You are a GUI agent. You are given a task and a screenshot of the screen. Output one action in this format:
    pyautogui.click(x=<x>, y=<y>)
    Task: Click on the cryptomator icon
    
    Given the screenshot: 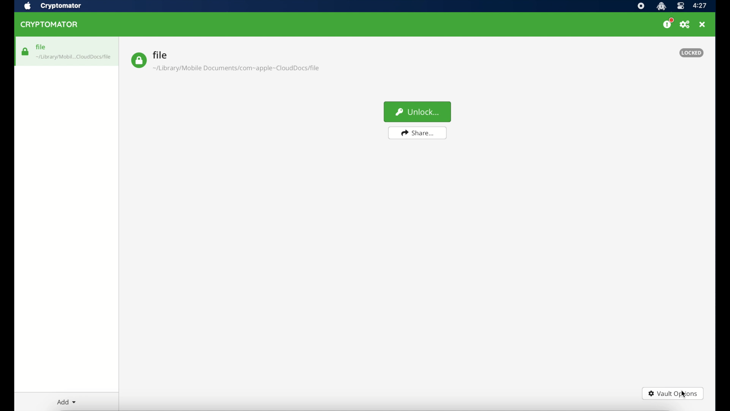 What is the action you would take?
    pyautogui.click(x=661, y=6)
    